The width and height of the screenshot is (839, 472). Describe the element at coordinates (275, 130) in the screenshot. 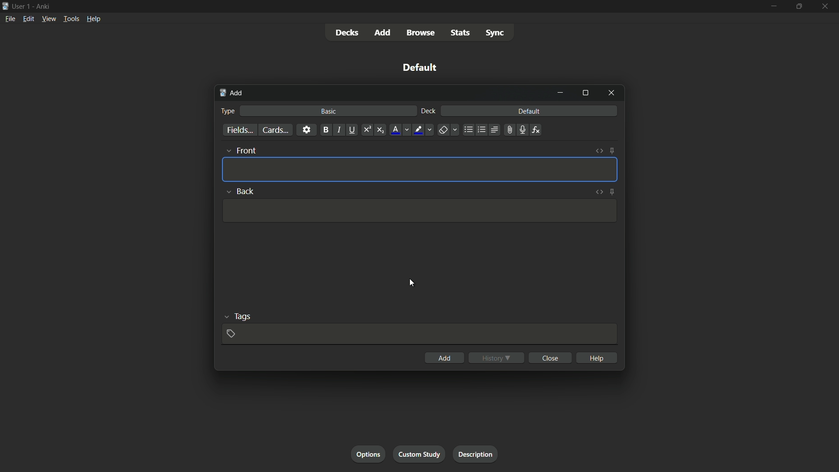

I see `cards` at that location.